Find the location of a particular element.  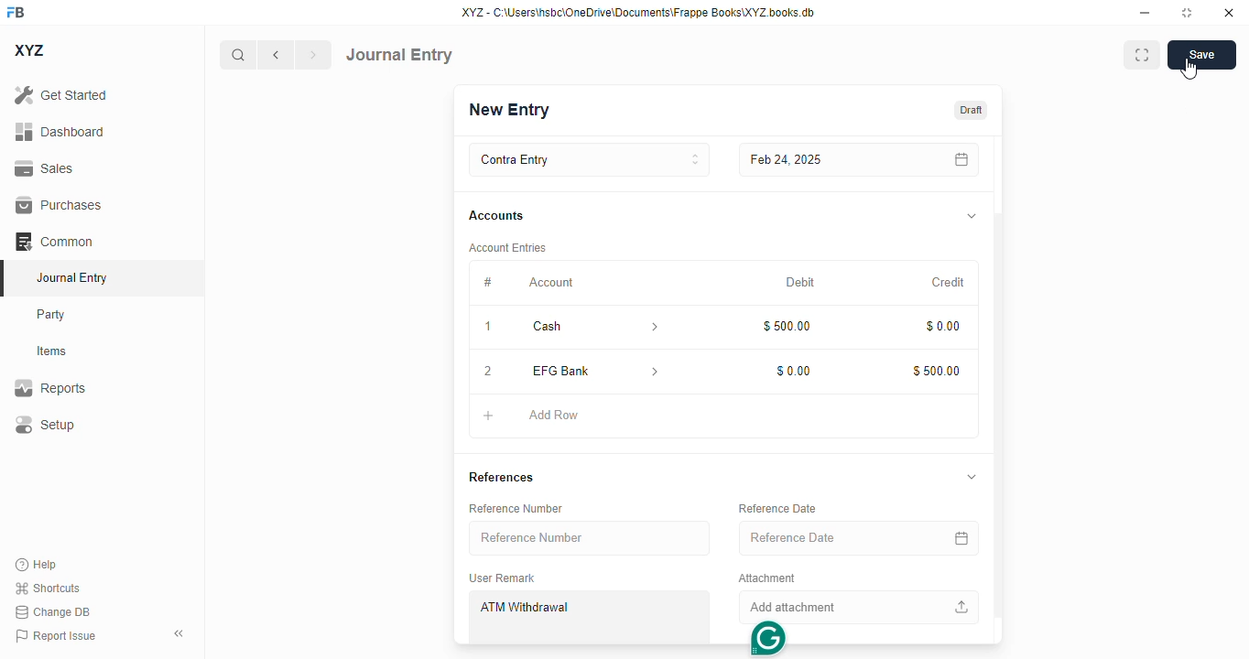

contra entry  is located at coordinates (589, 160).